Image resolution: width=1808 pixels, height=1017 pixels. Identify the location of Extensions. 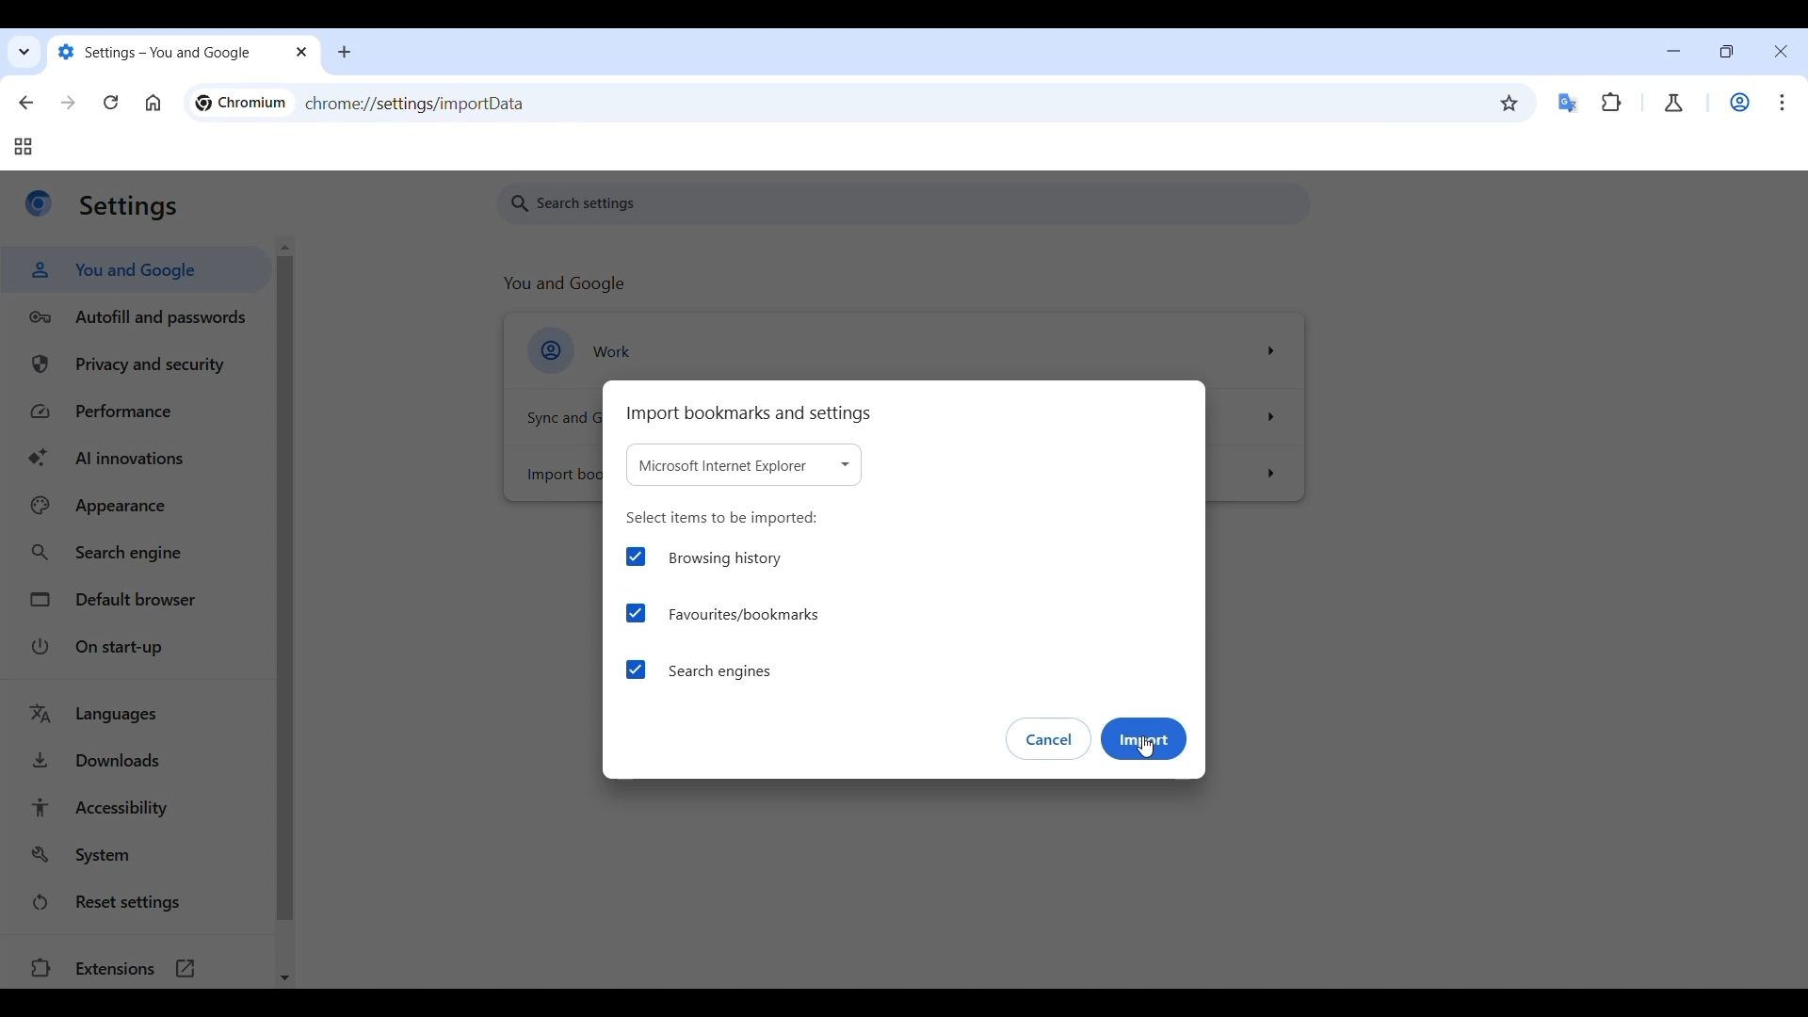
(1611, 103).